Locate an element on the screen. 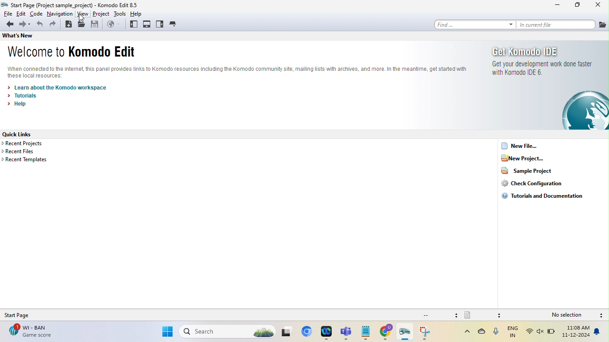 The image size is (609, 342). new file is located at coordinates (522, 146).